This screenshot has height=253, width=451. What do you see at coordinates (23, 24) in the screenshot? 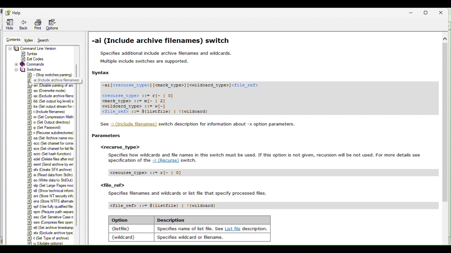
I see `Back` at bounding box center [23, 24].